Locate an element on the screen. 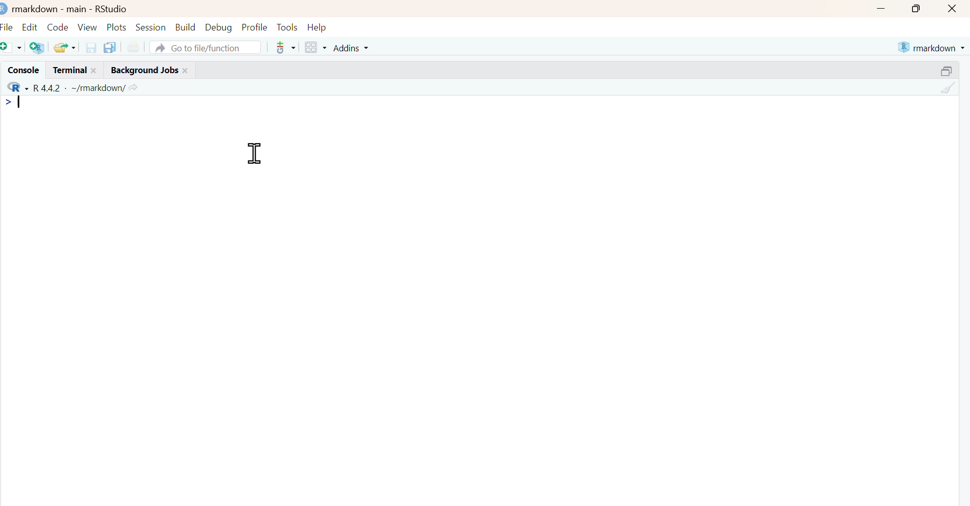 The width and height of the screenshot is (970, 506). File is located at coordinates (8, 25).